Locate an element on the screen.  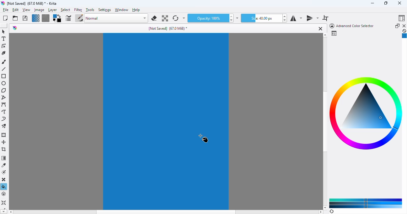
image is located at coordinates (39, 10).